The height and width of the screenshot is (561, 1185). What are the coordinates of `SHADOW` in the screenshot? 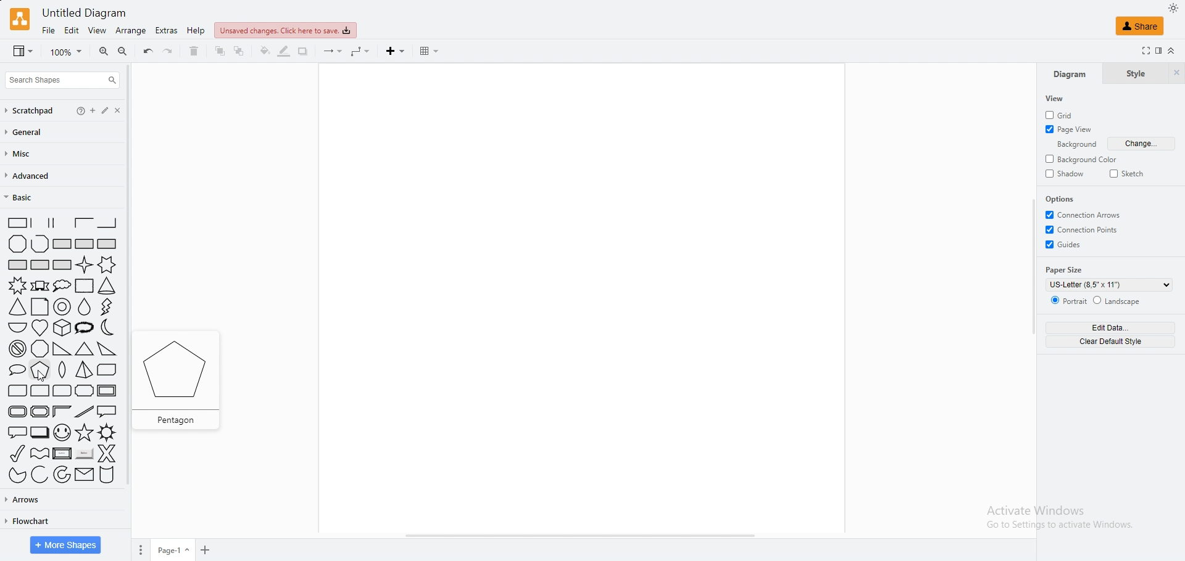 It's located at (303, 51).